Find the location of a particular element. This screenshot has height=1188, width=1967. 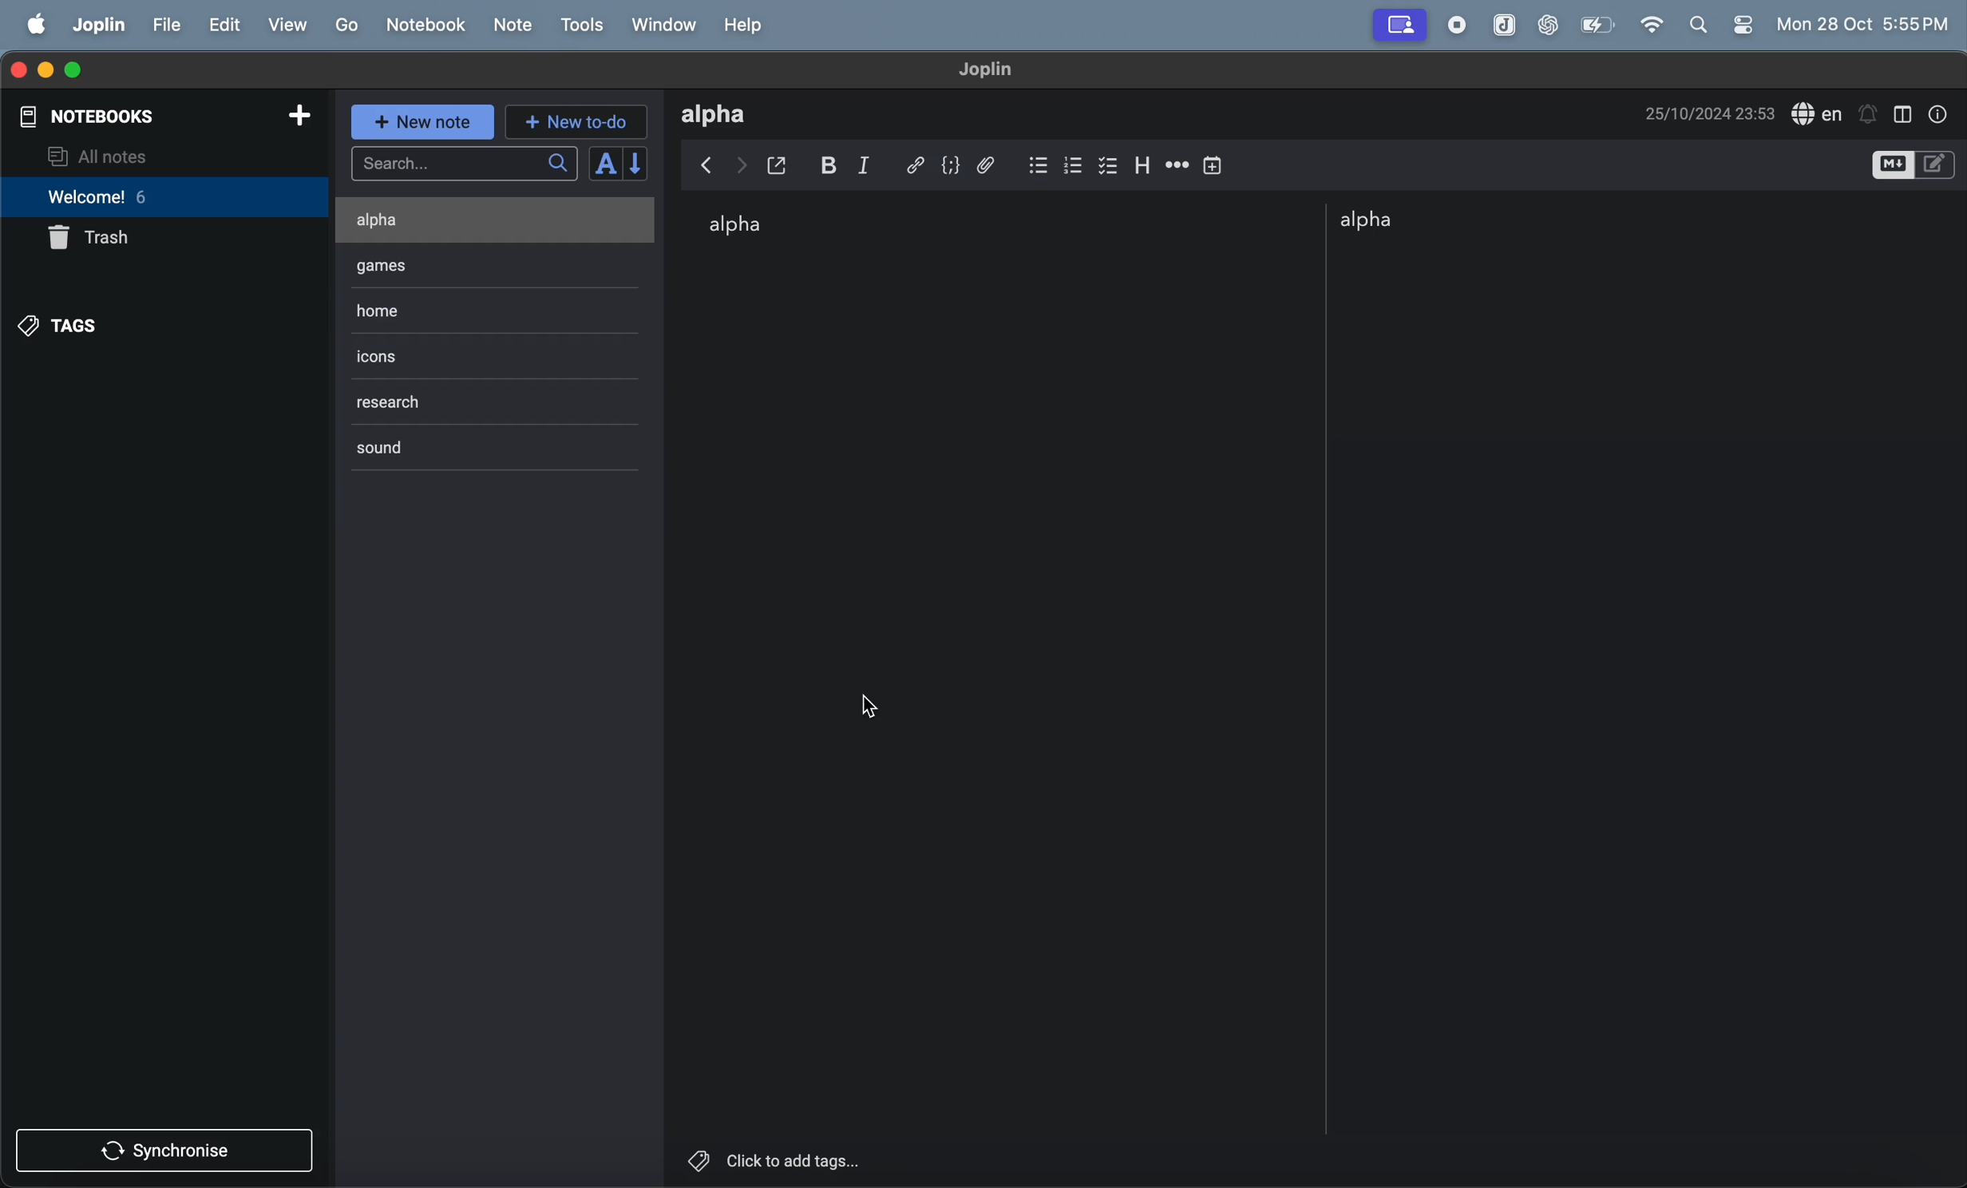

create alert is located at coordinates (1869, 109).